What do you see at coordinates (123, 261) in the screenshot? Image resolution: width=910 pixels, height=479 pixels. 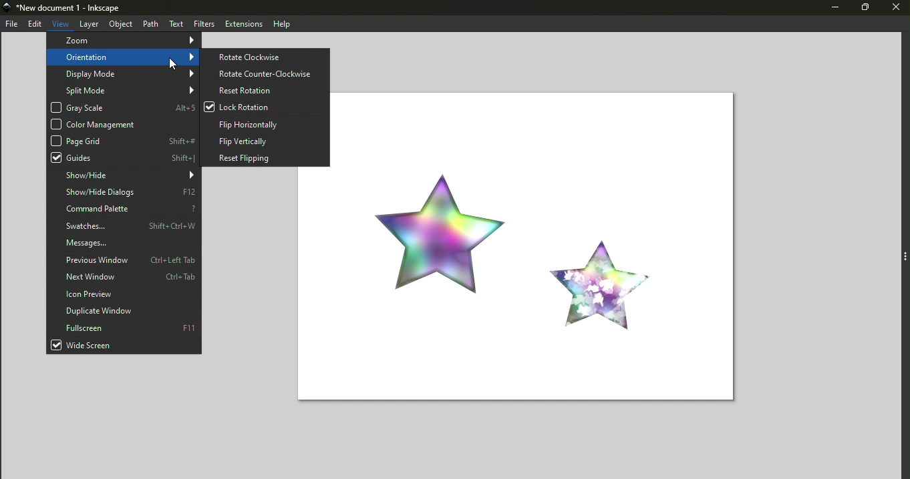 I see `Previous windows` at bounding box center [123, 261].